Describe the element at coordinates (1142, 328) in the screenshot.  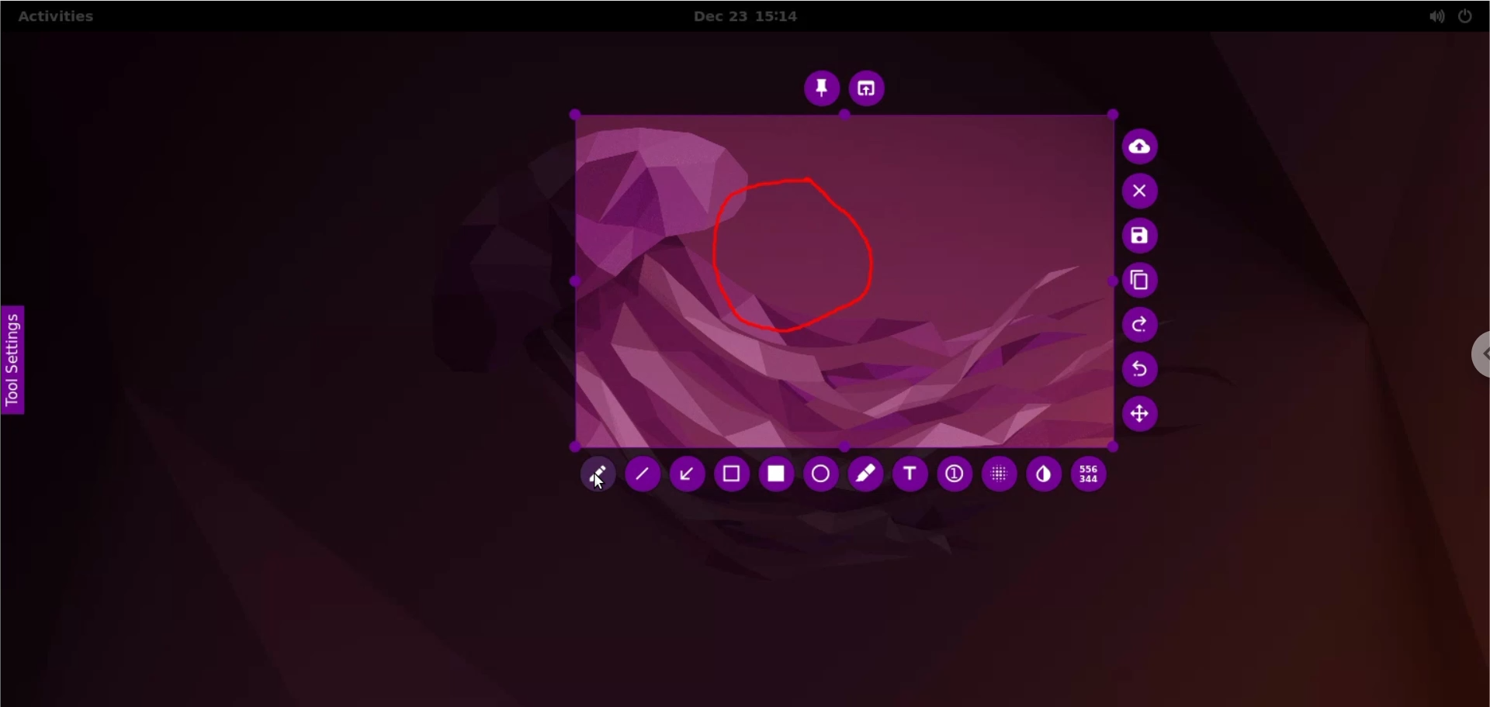
I see `redo` at that location.